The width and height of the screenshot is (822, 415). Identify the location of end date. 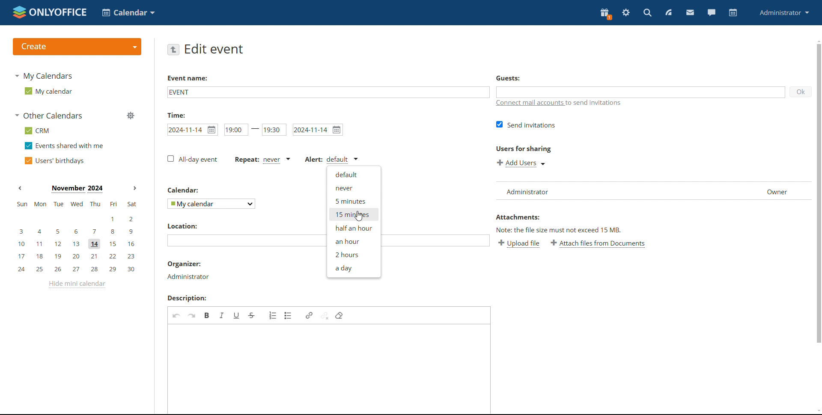
(318, 130).